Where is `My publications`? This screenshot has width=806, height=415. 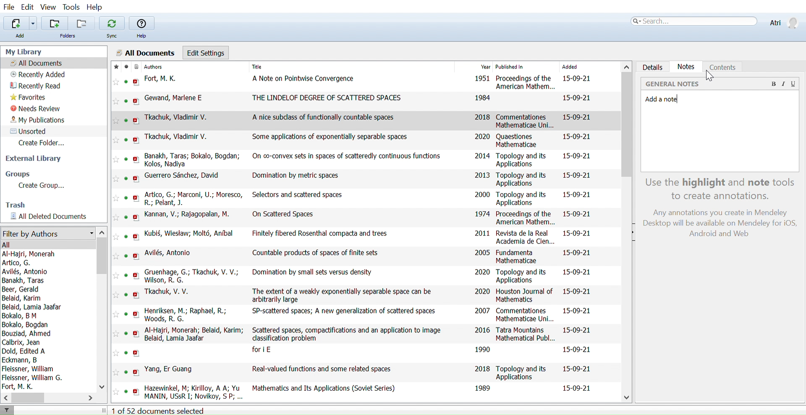 My publications is located at coordinates (39, 120).